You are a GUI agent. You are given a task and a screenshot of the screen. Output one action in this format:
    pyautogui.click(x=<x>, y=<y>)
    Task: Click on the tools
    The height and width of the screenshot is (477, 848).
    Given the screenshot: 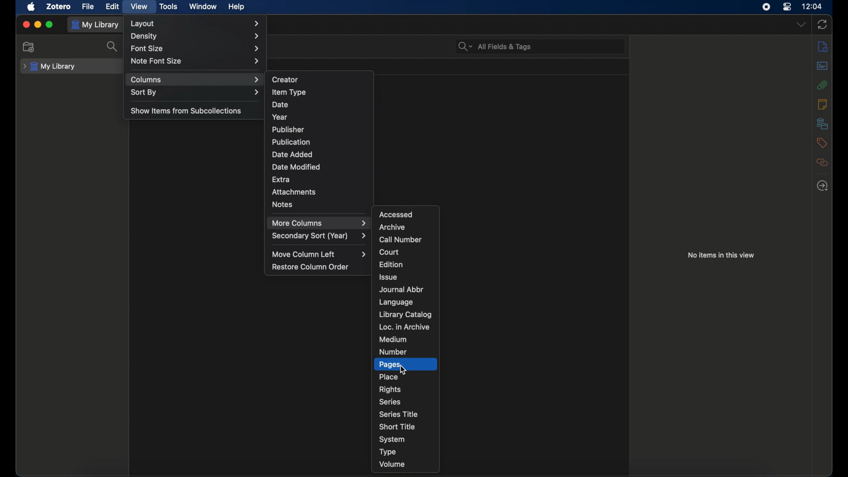 What is the action you would take?
    pyautogui.click(x=169, y=7)
    